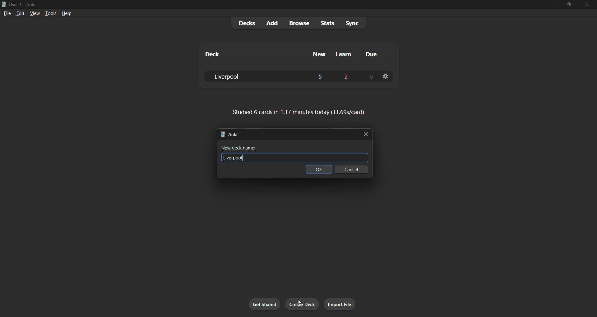 The width and height of the screenshot is (597, 317). What do you see at coordinates (586, 5) in the screenshot?
I see `close` at bounding box center [586, 5].